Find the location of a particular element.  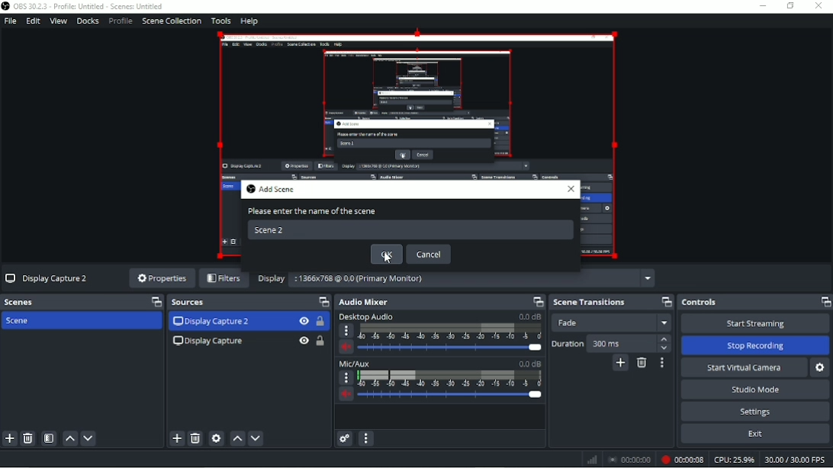

Desktop Audio is located at coordinates (367, 316).